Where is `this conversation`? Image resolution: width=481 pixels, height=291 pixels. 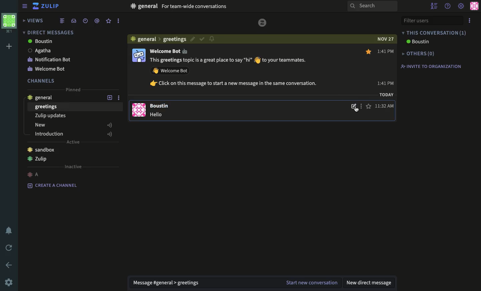
this conversation is located at coordinates (434, 33).